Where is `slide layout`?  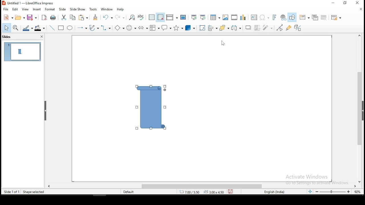 slide layout is located at coordinates (337, 18).